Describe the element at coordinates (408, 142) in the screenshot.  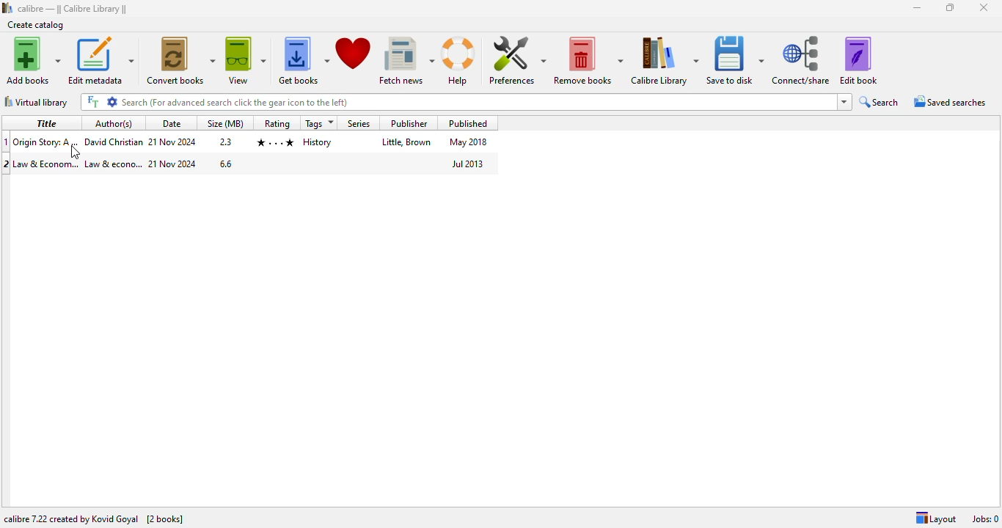
I see `publisher` at that location.